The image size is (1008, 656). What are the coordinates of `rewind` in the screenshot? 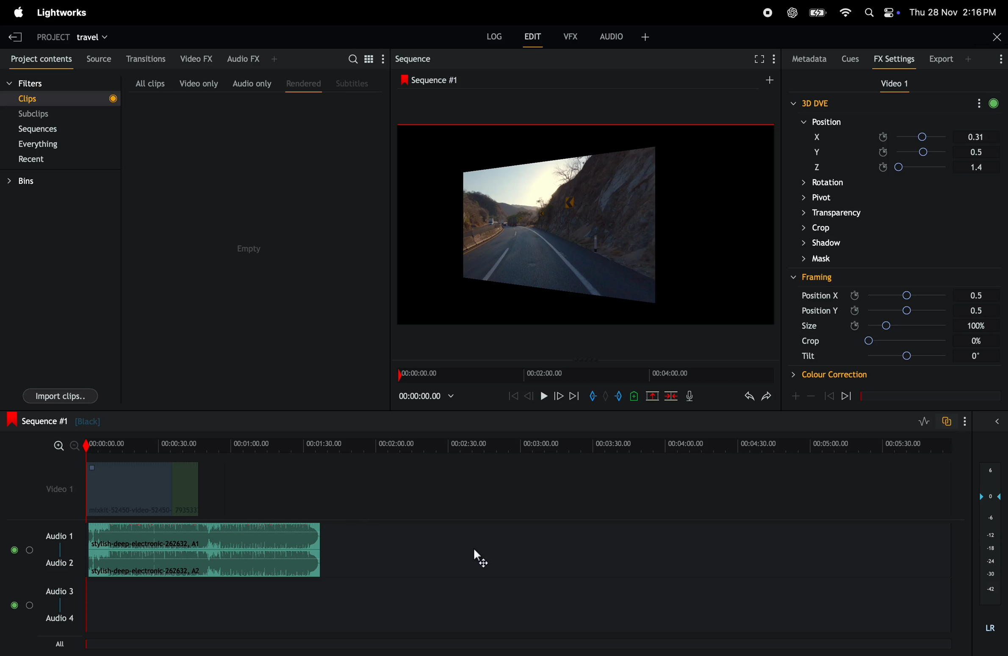 It's located at (510, 396).